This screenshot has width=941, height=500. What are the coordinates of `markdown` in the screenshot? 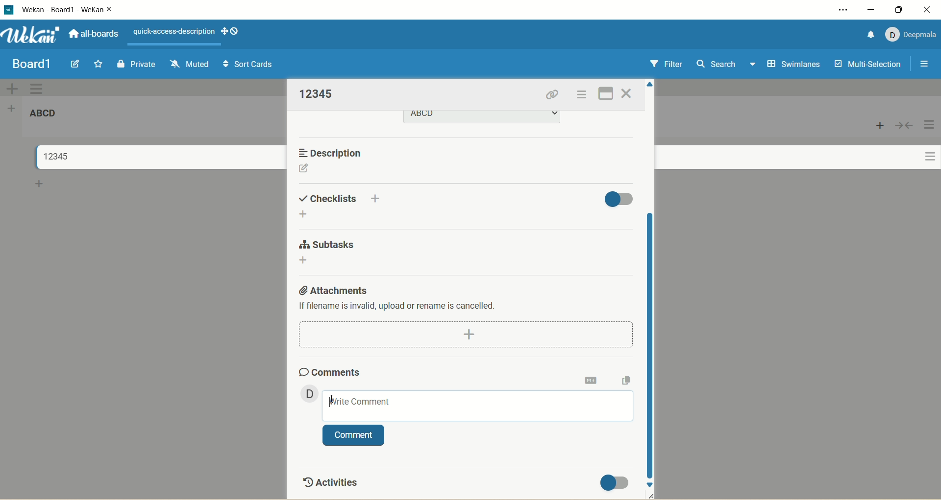 It's located at (592, 379).